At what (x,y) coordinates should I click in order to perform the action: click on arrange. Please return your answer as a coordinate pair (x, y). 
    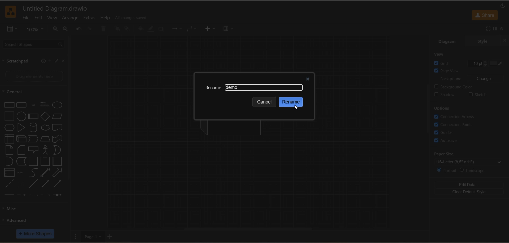
    Looking at the image, I should click on (72, 19).